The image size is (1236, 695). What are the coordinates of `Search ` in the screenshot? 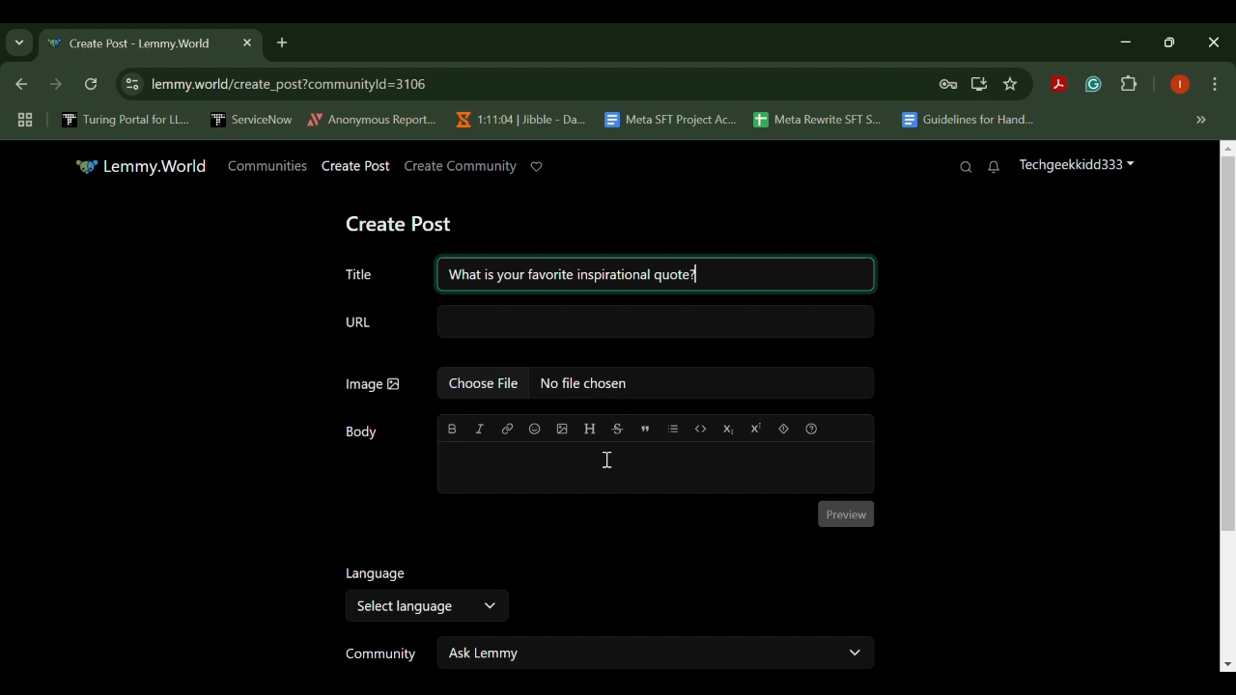 It's located at (966, 167).